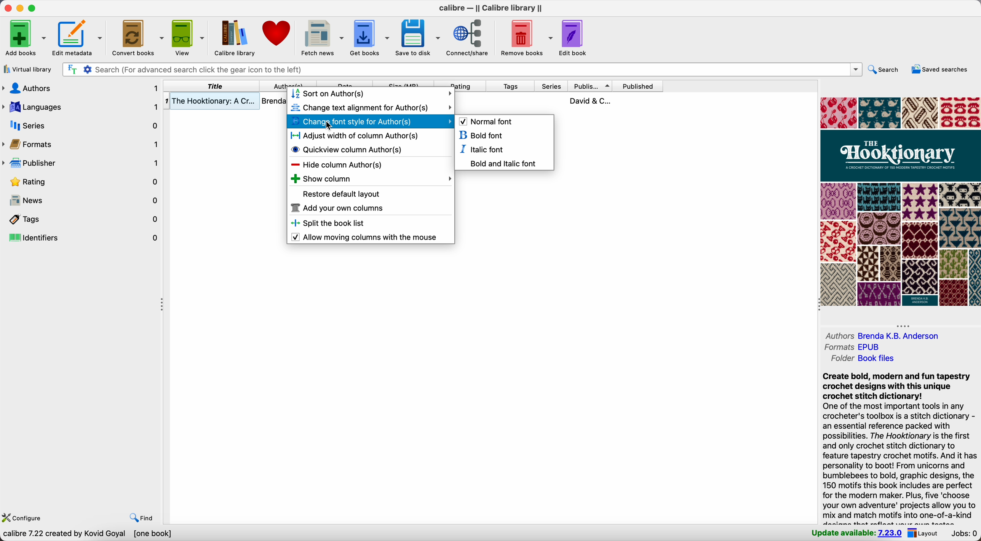 Image resolution: width=981 pixels, height=541 pixels. Describe the element at coordinates (527, 37) in the screenshot. I see `remove books` at that location.